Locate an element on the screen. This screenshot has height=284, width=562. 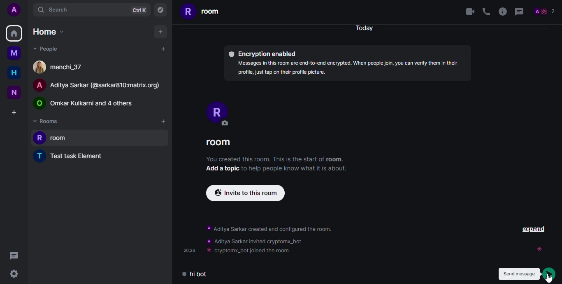
PROFILE is located at coordinates (225, 114).